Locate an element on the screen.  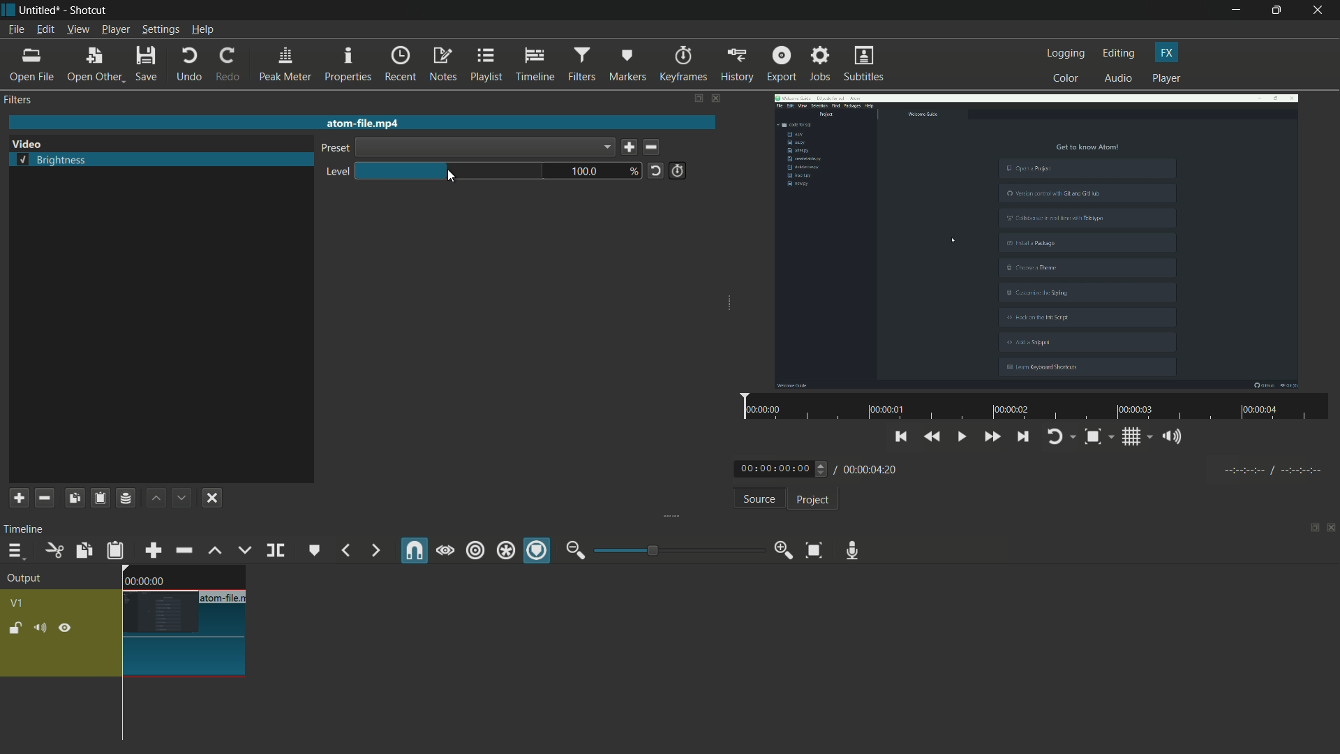
markers is located at coordinates (627, 64).